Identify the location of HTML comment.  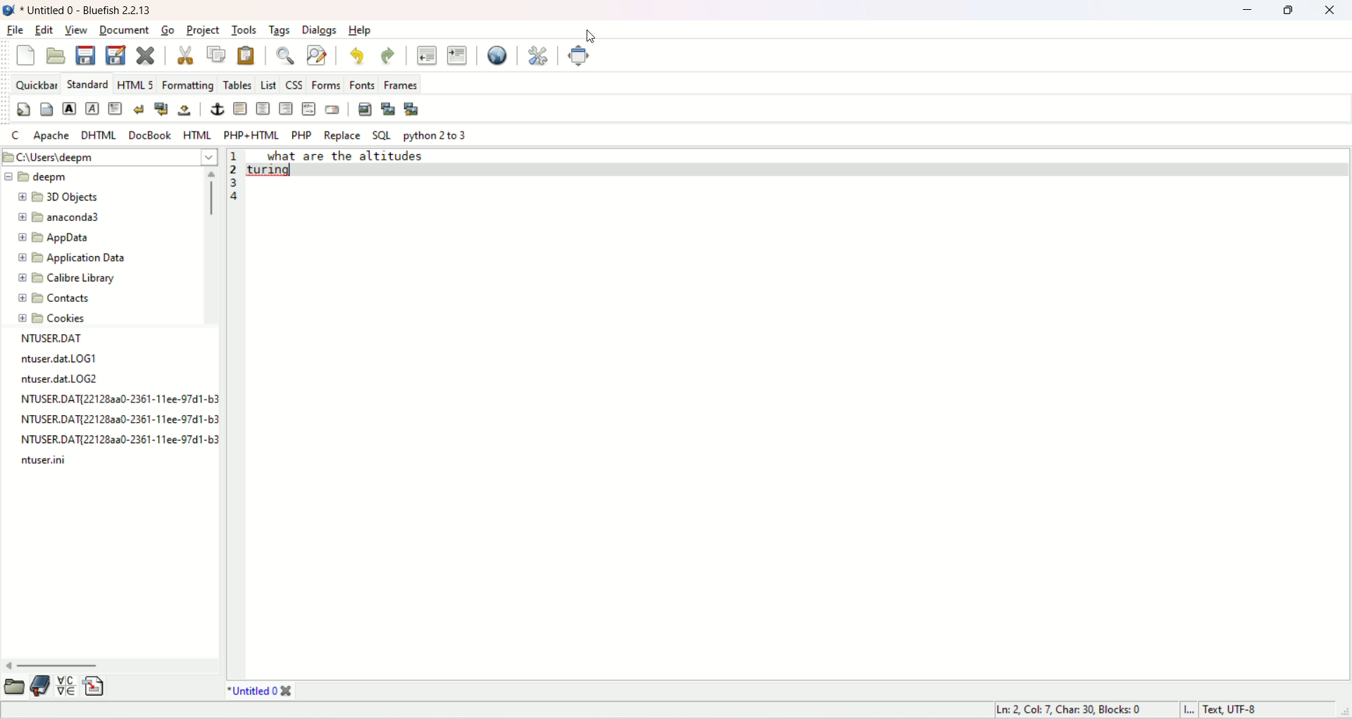
(309, 108).